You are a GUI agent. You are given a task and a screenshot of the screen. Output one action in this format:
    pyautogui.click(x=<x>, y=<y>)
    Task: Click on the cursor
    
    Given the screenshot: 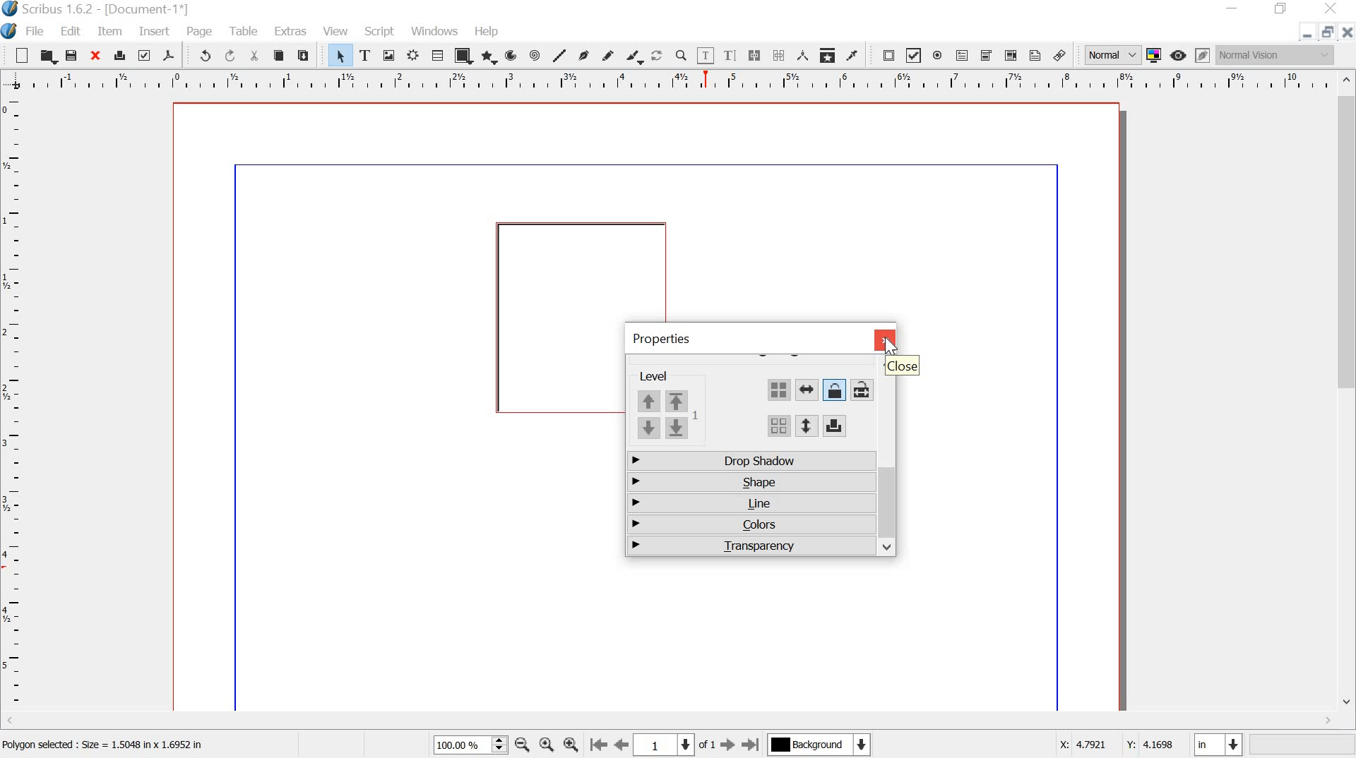 What is the action you would take?
    pyautogui.click(x=892, y=346)
    